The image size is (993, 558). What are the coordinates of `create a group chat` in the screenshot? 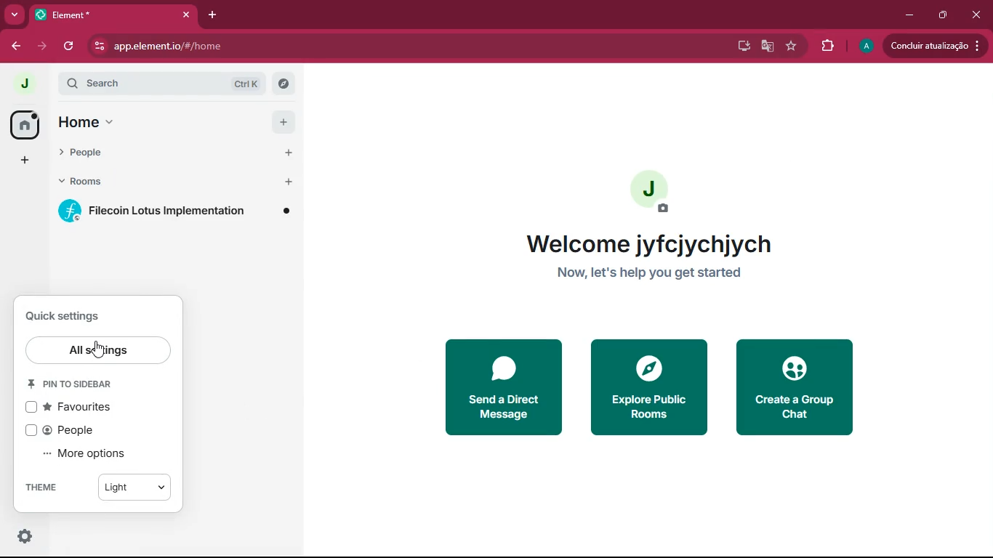 It's located at (798, 392).